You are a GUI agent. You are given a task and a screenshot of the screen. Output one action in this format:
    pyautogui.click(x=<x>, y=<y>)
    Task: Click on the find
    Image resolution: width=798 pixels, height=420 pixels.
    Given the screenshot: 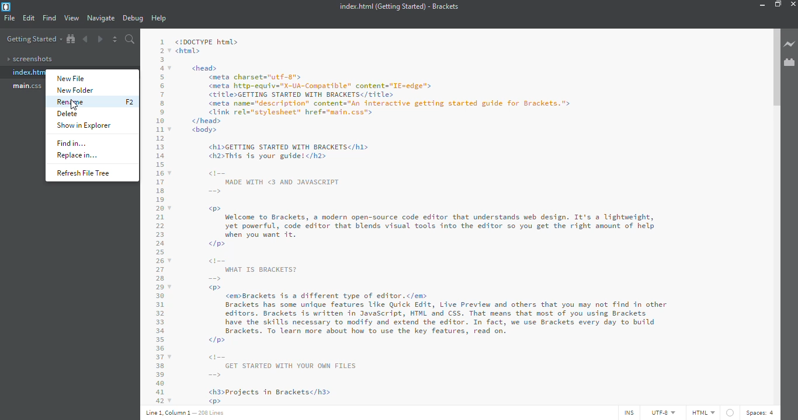 What is the action you would take?
    pyautogui.click(x=50, y=17)
    